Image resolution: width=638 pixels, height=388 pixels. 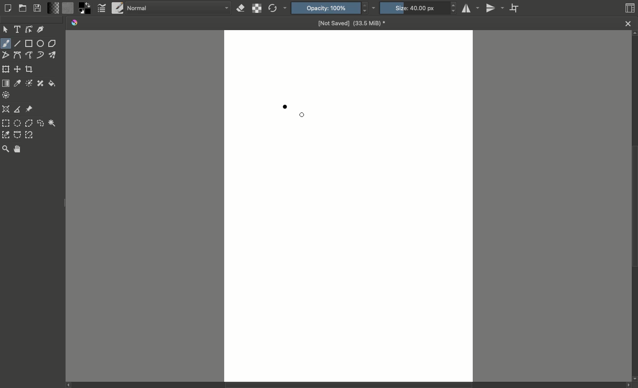 What do you see at coordinates (29, 123) in the screenshot?
I see `Polygonal selection tool` at bounding box center [29, 123].